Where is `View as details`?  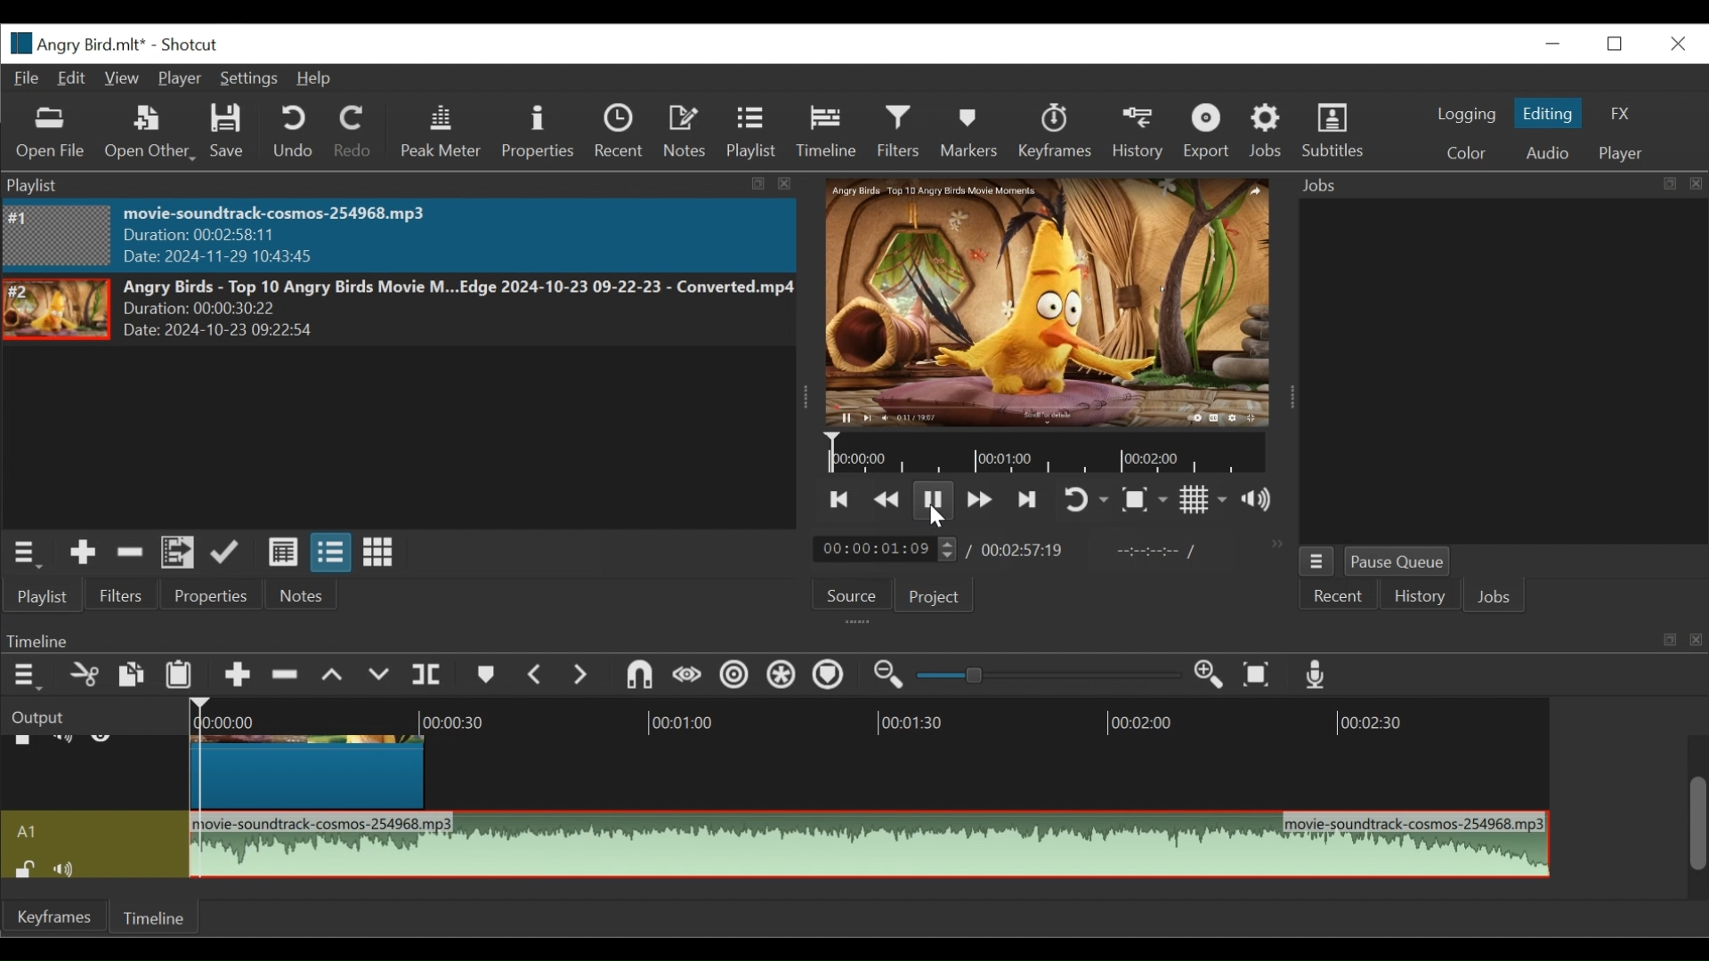 View as details is located at coordinates (282, 554).